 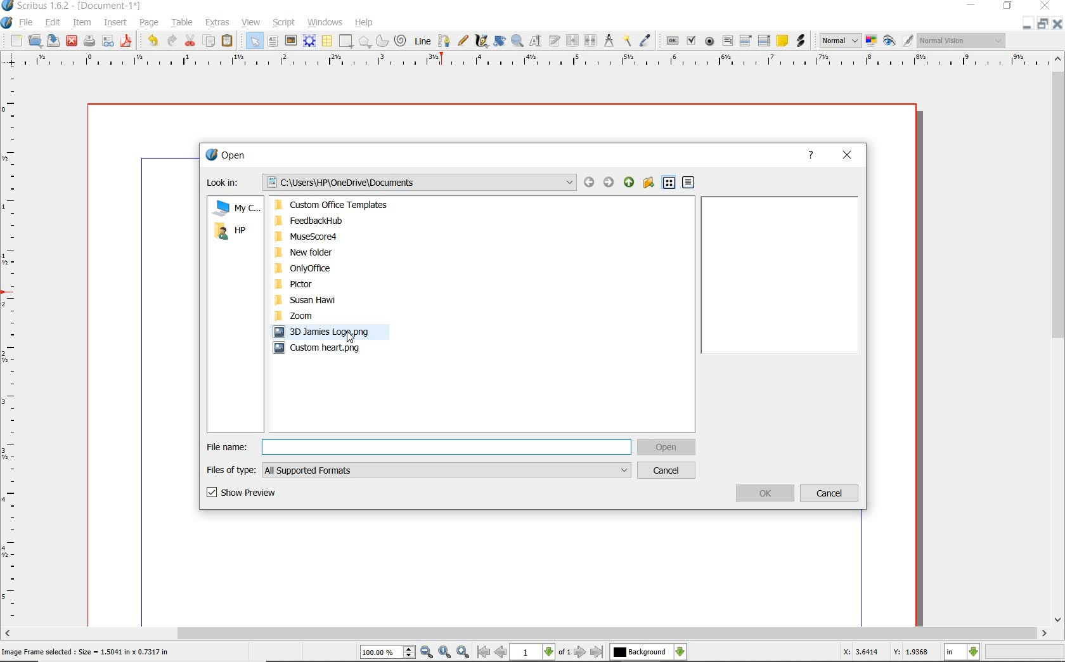 What do you see at coordinates (710, 42) in the screenshot?
I see `pdf radio box` at bounding box center [710, 42].